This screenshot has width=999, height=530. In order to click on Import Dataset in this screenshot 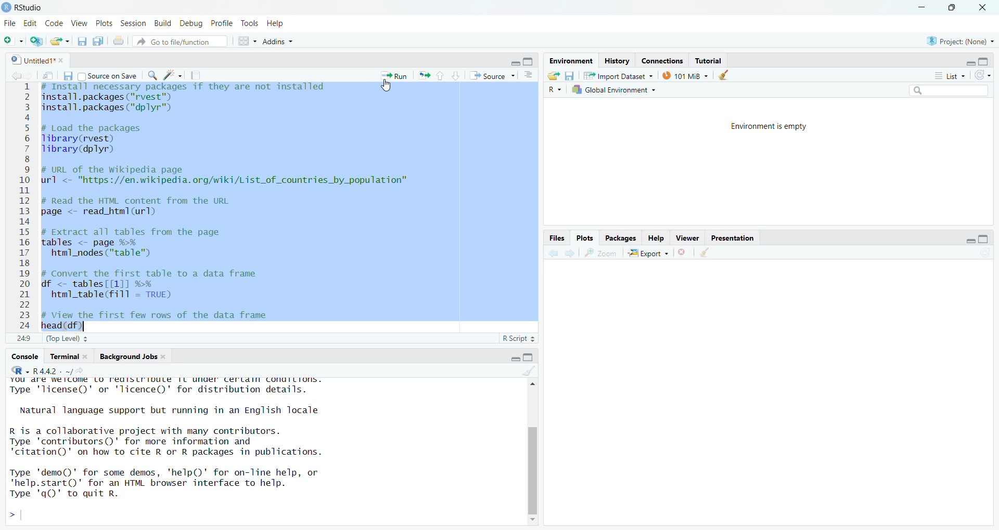, I will do `click(618, 75)`.